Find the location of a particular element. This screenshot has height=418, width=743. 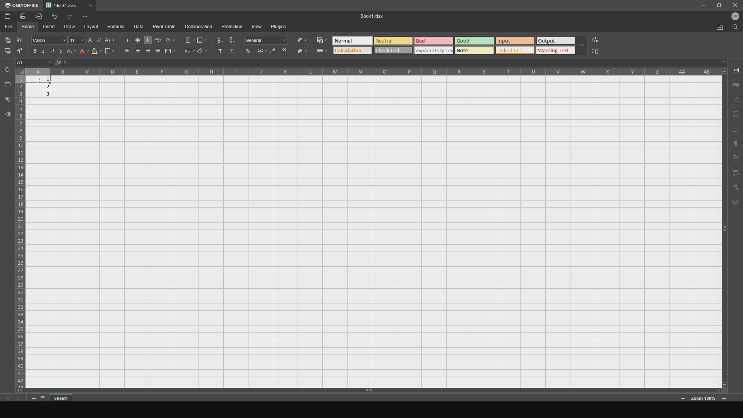

 is located at coordinates (322, 51).